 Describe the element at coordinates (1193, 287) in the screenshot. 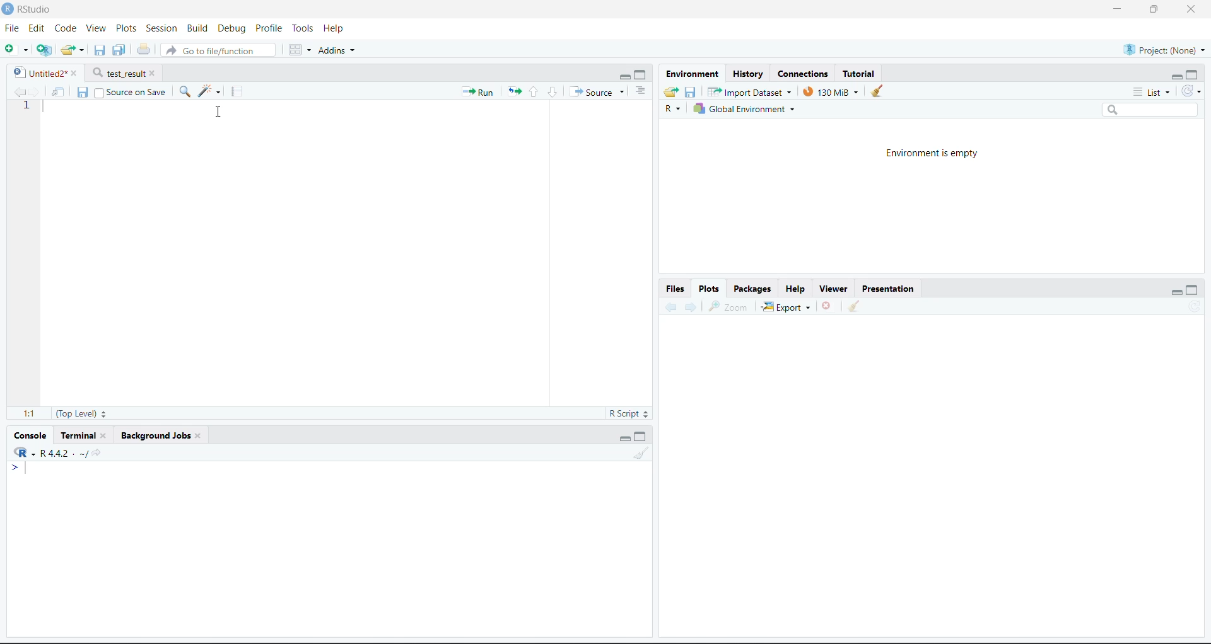

I see `Maximize` at that location.